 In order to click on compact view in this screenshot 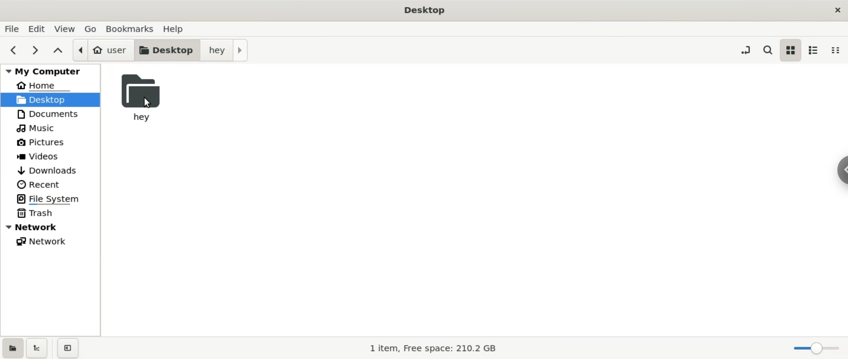, I will do `click(839, 51)`.